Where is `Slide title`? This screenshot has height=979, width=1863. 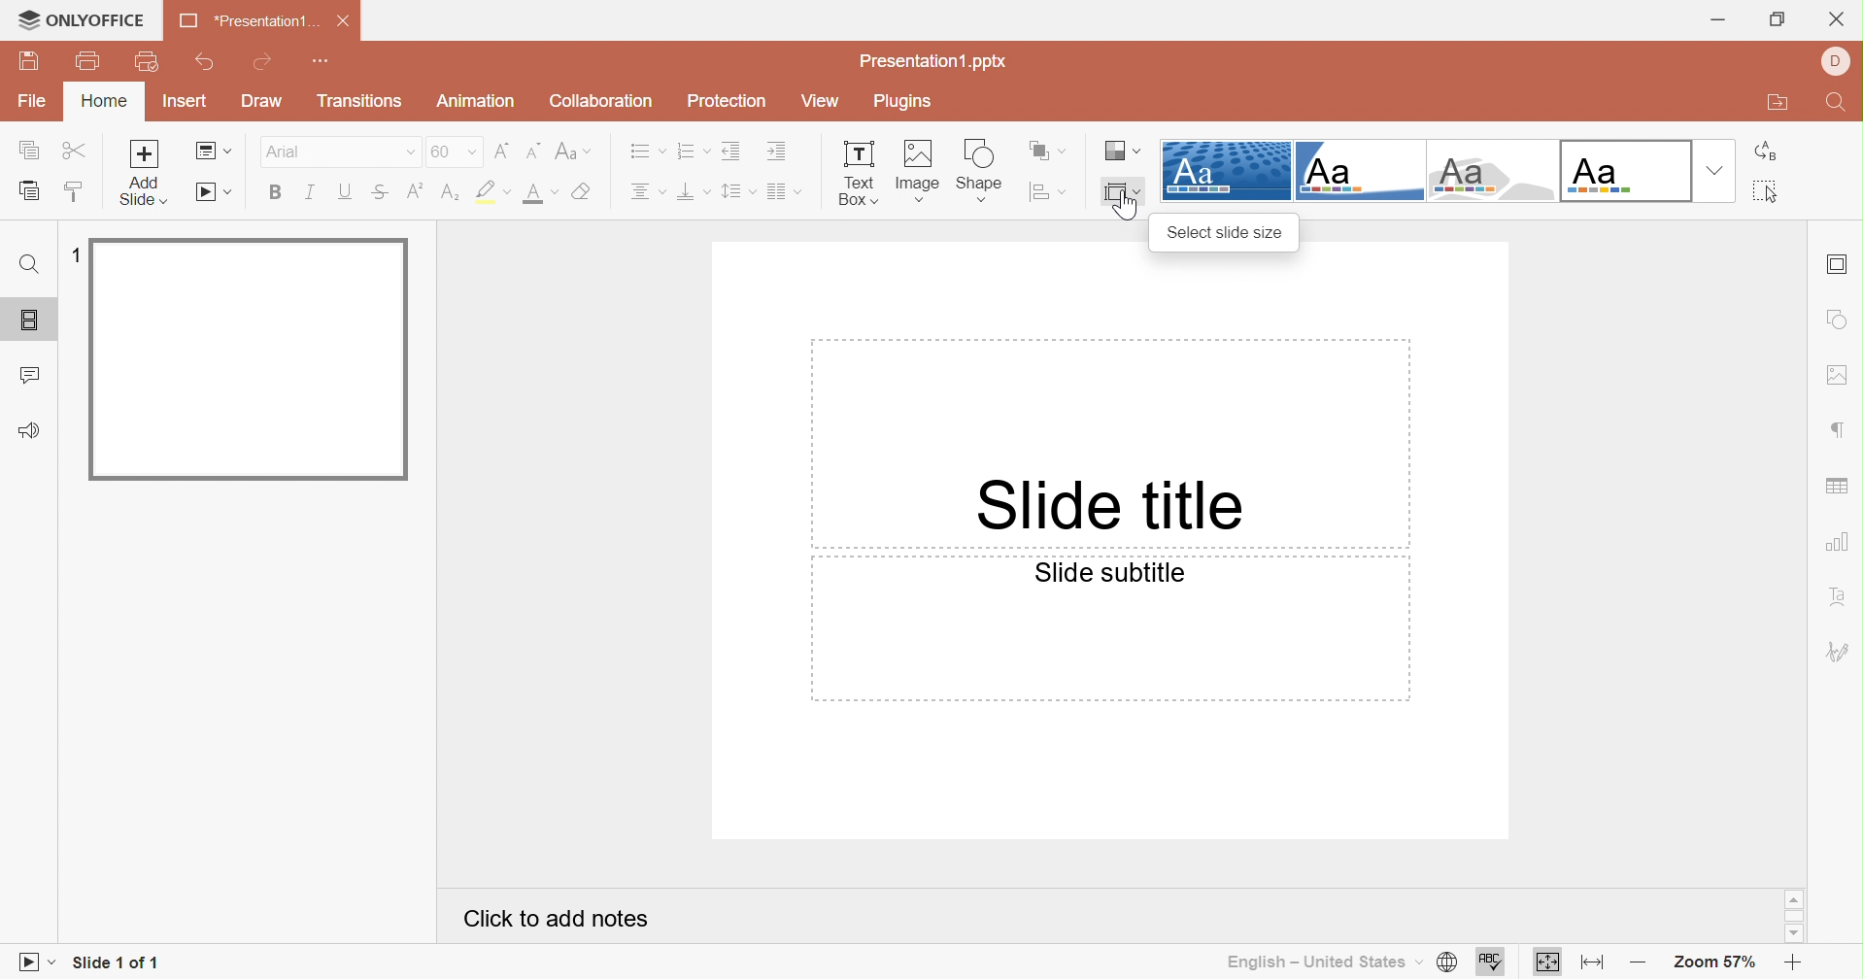
Slide title is located at coordinates (1105, 508).